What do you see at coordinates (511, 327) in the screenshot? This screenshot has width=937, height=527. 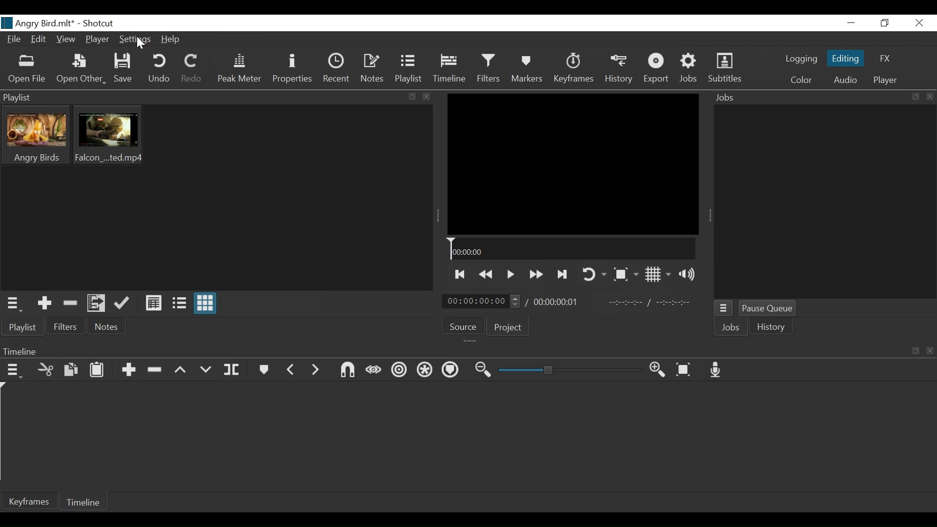 I see `Project` at bounding box center [511, 327].